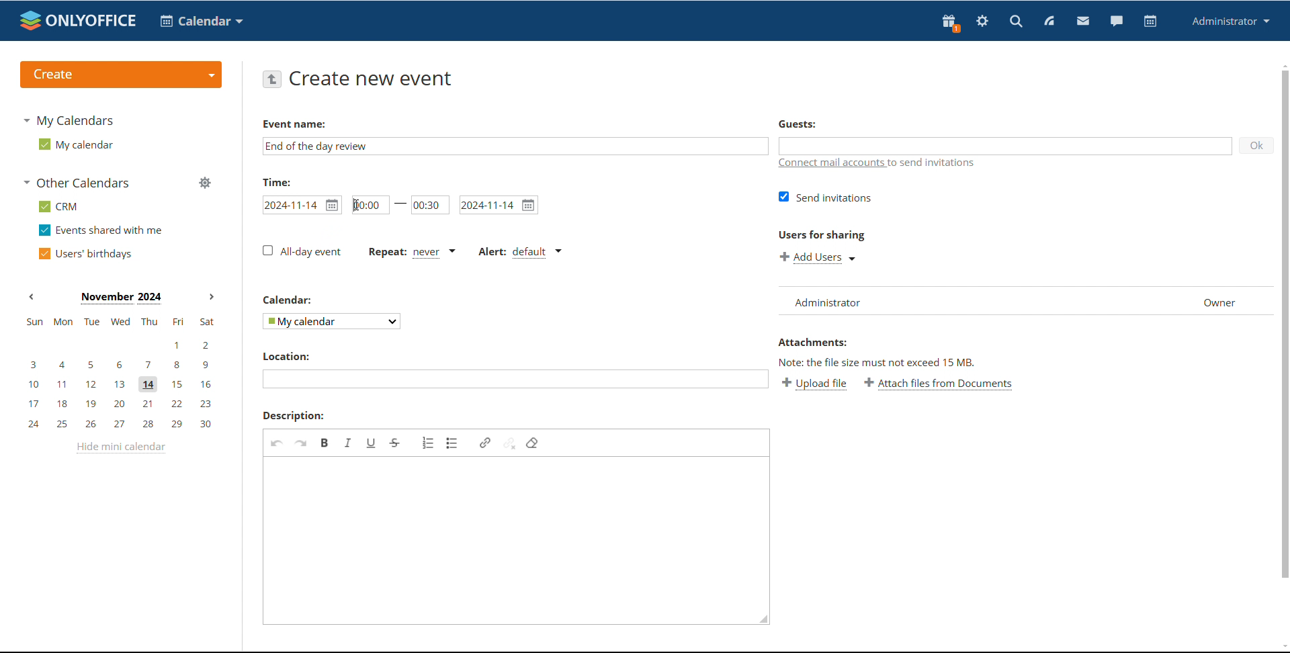 Image resolution: width=1290 pixels, height=653 pixels. I want to click on unlink, so click(509, 442).